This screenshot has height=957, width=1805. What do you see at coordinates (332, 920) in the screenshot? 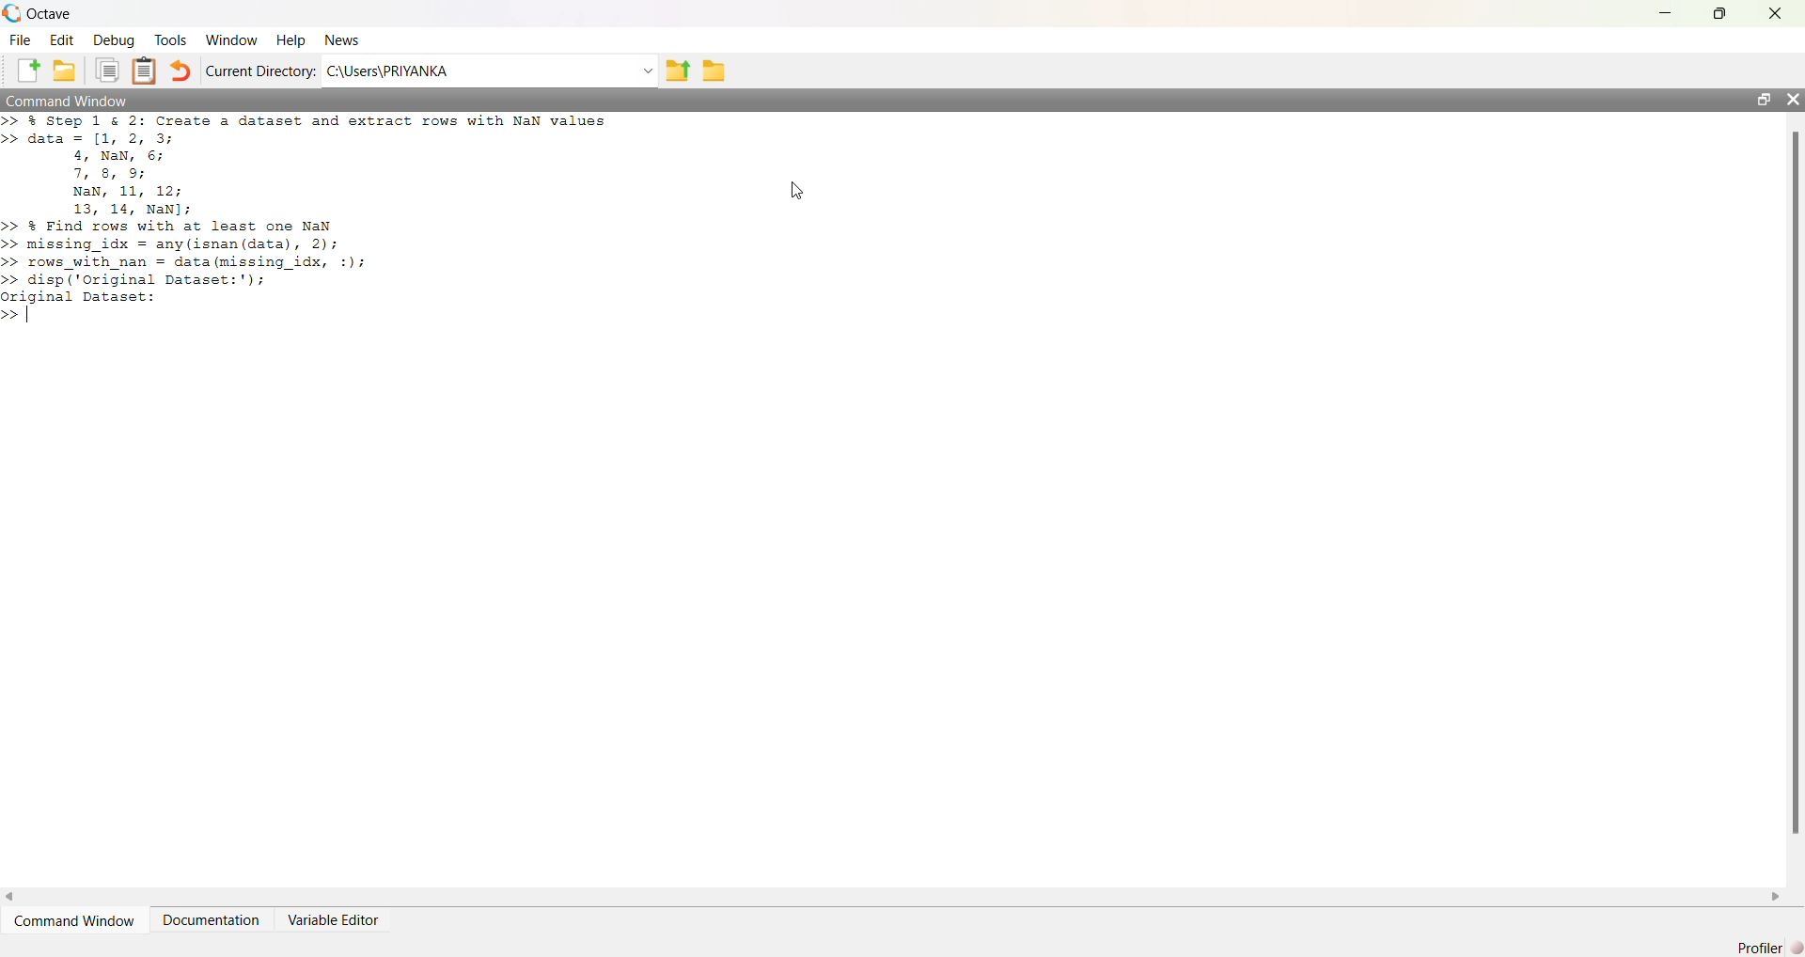
I see `Variable Editor` at bounding box center [332, 920].